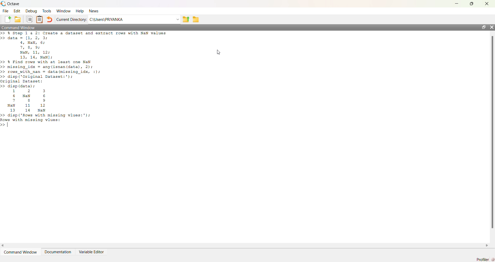  What do you see at coordinates (13, 4) in the screenshot?
I see `Octave` at bounding box center [13, 4].